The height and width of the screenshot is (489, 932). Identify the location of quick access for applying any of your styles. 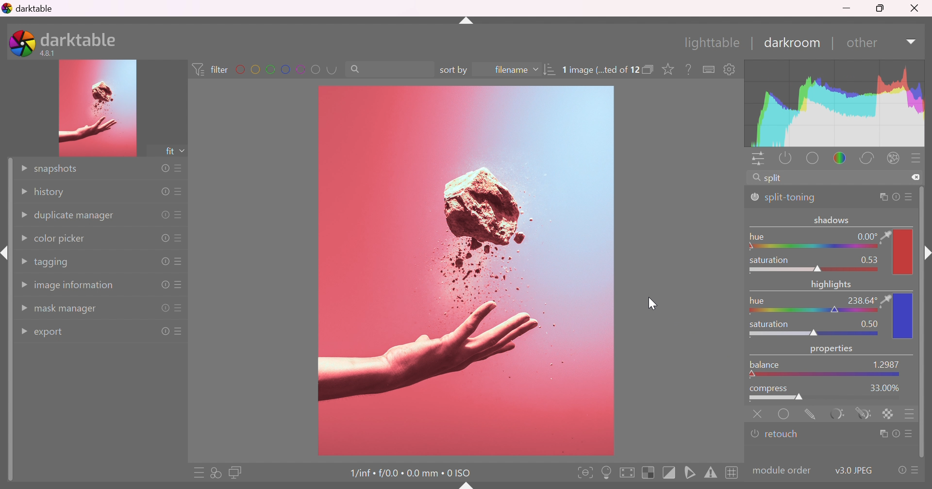
(218, 472).